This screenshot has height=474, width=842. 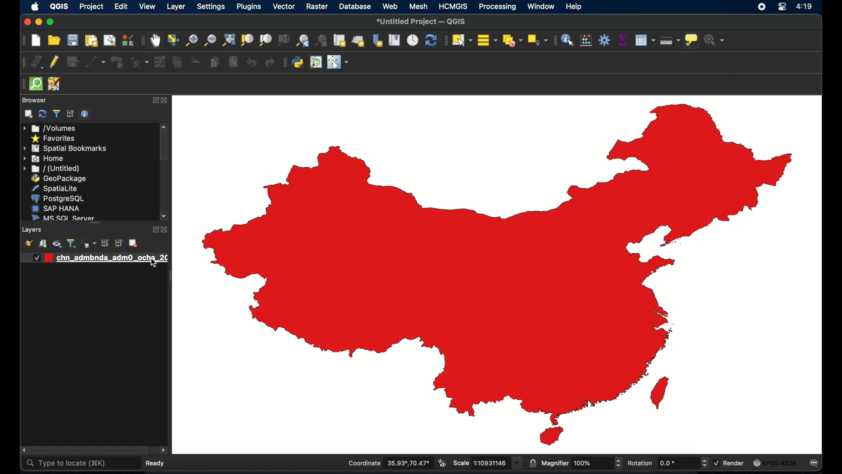 What do you see at coordinates (37, 62) in the screenshot?
I see `current edits` at bounding box center [37, 62].